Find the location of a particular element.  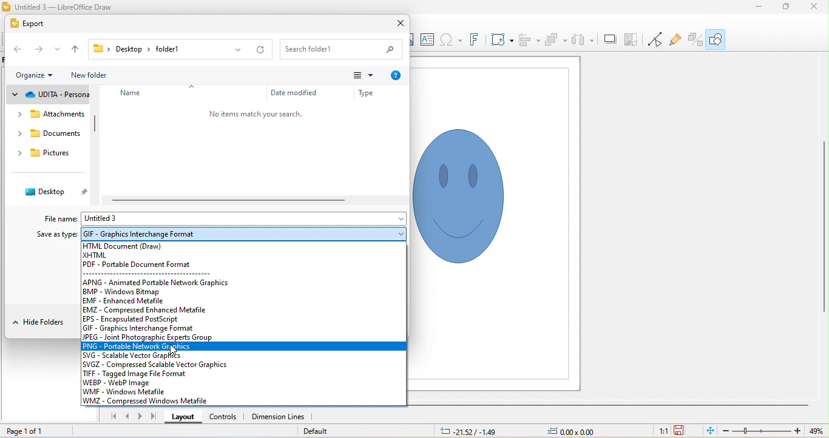

close is located at coordinates (814, 9).